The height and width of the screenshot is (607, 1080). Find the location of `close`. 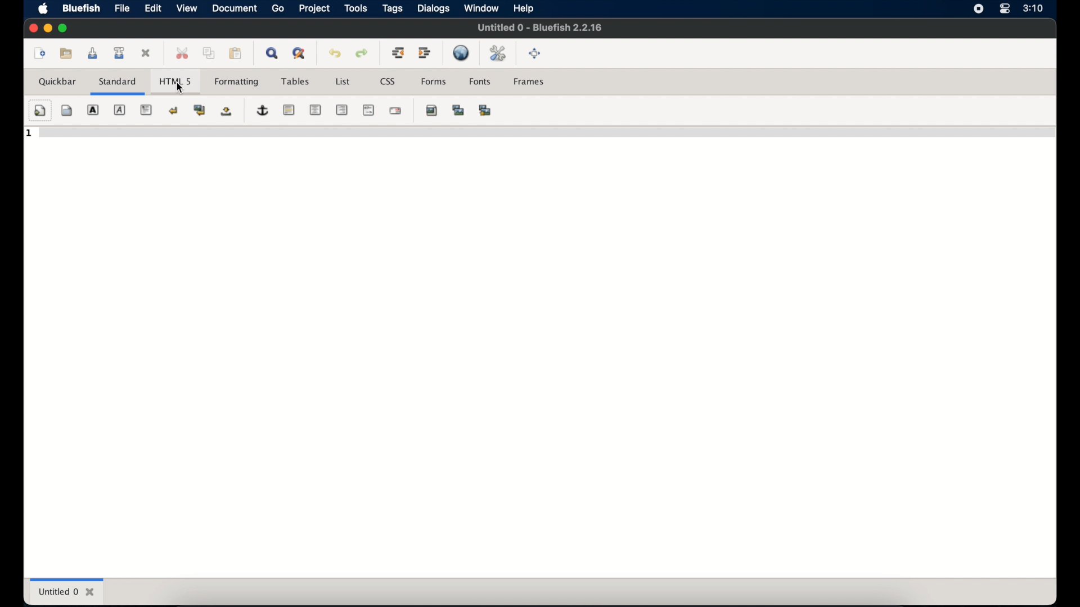

close is located at coordinates (32, 28).